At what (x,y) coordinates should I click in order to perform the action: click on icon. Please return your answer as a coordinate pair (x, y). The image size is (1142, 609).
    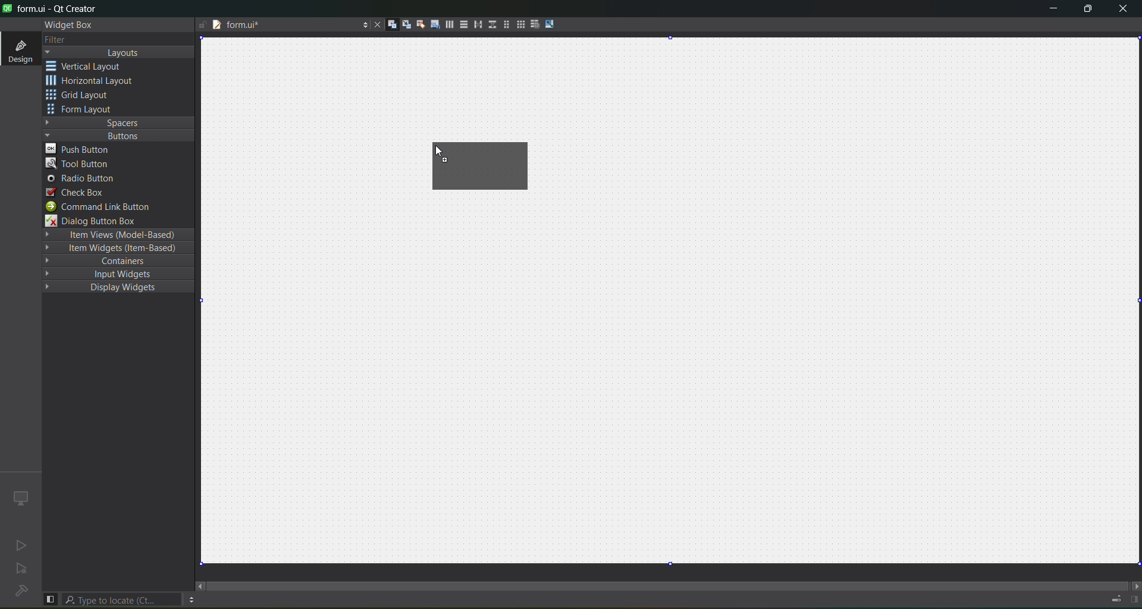
    Looking at the image, I should click on (20, 497).